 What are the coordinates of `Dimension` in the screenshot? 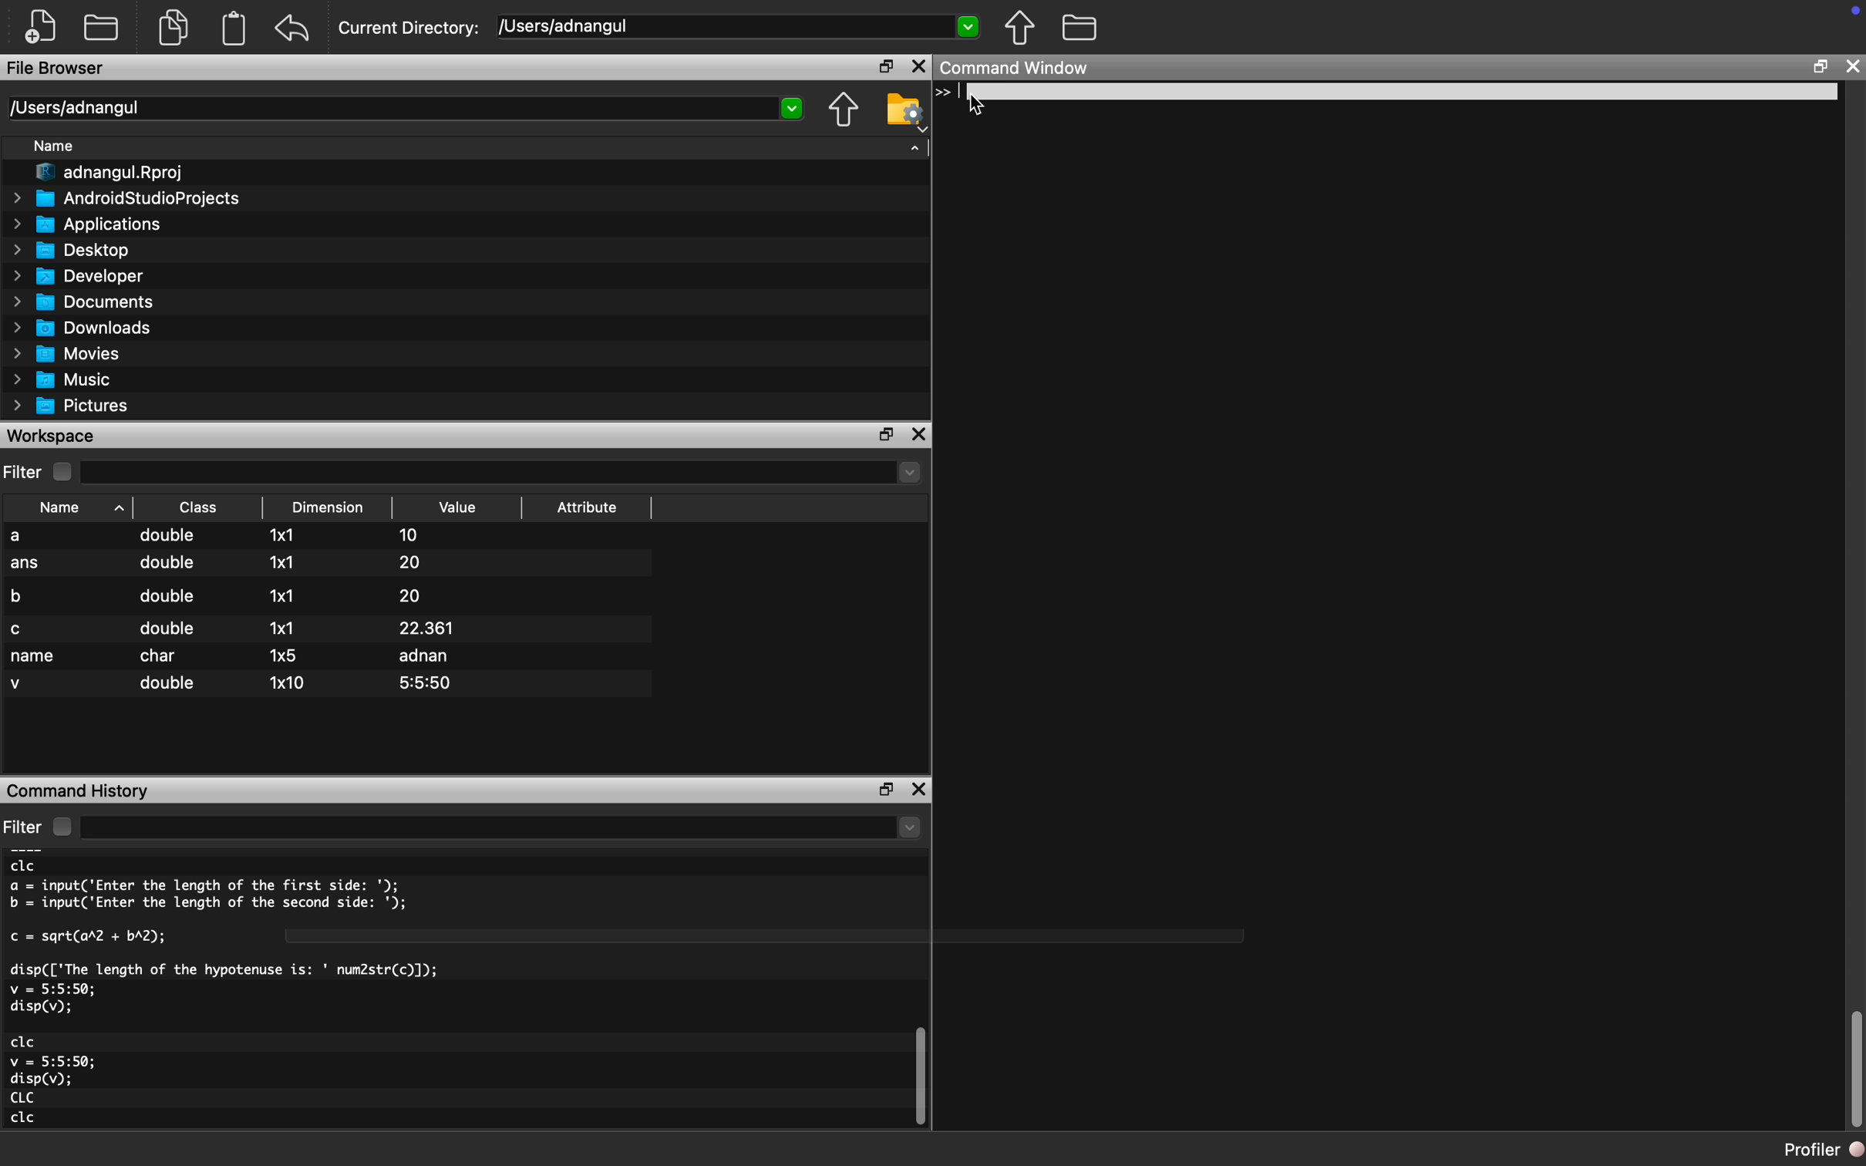 It's located at (328, 506).